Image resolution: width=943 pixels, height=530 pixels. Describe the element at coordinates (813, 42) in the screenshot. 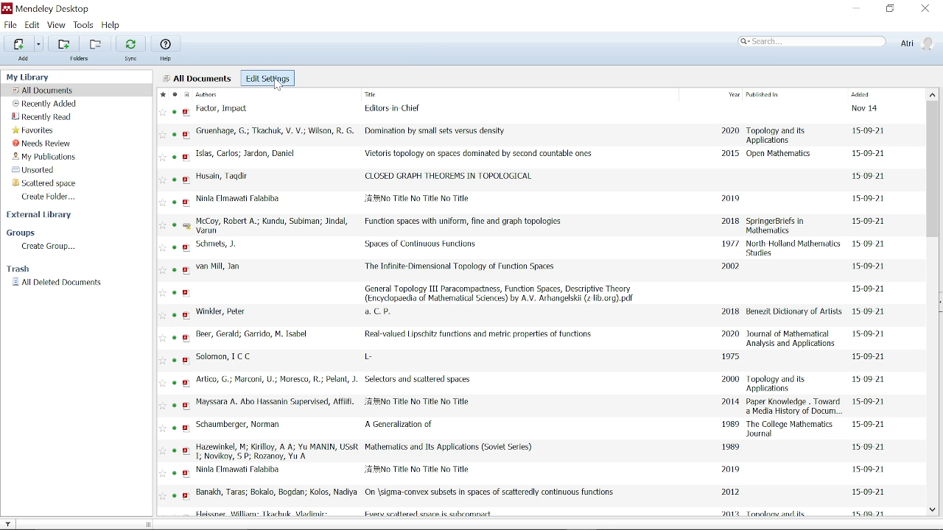

I see `Search` at that location.